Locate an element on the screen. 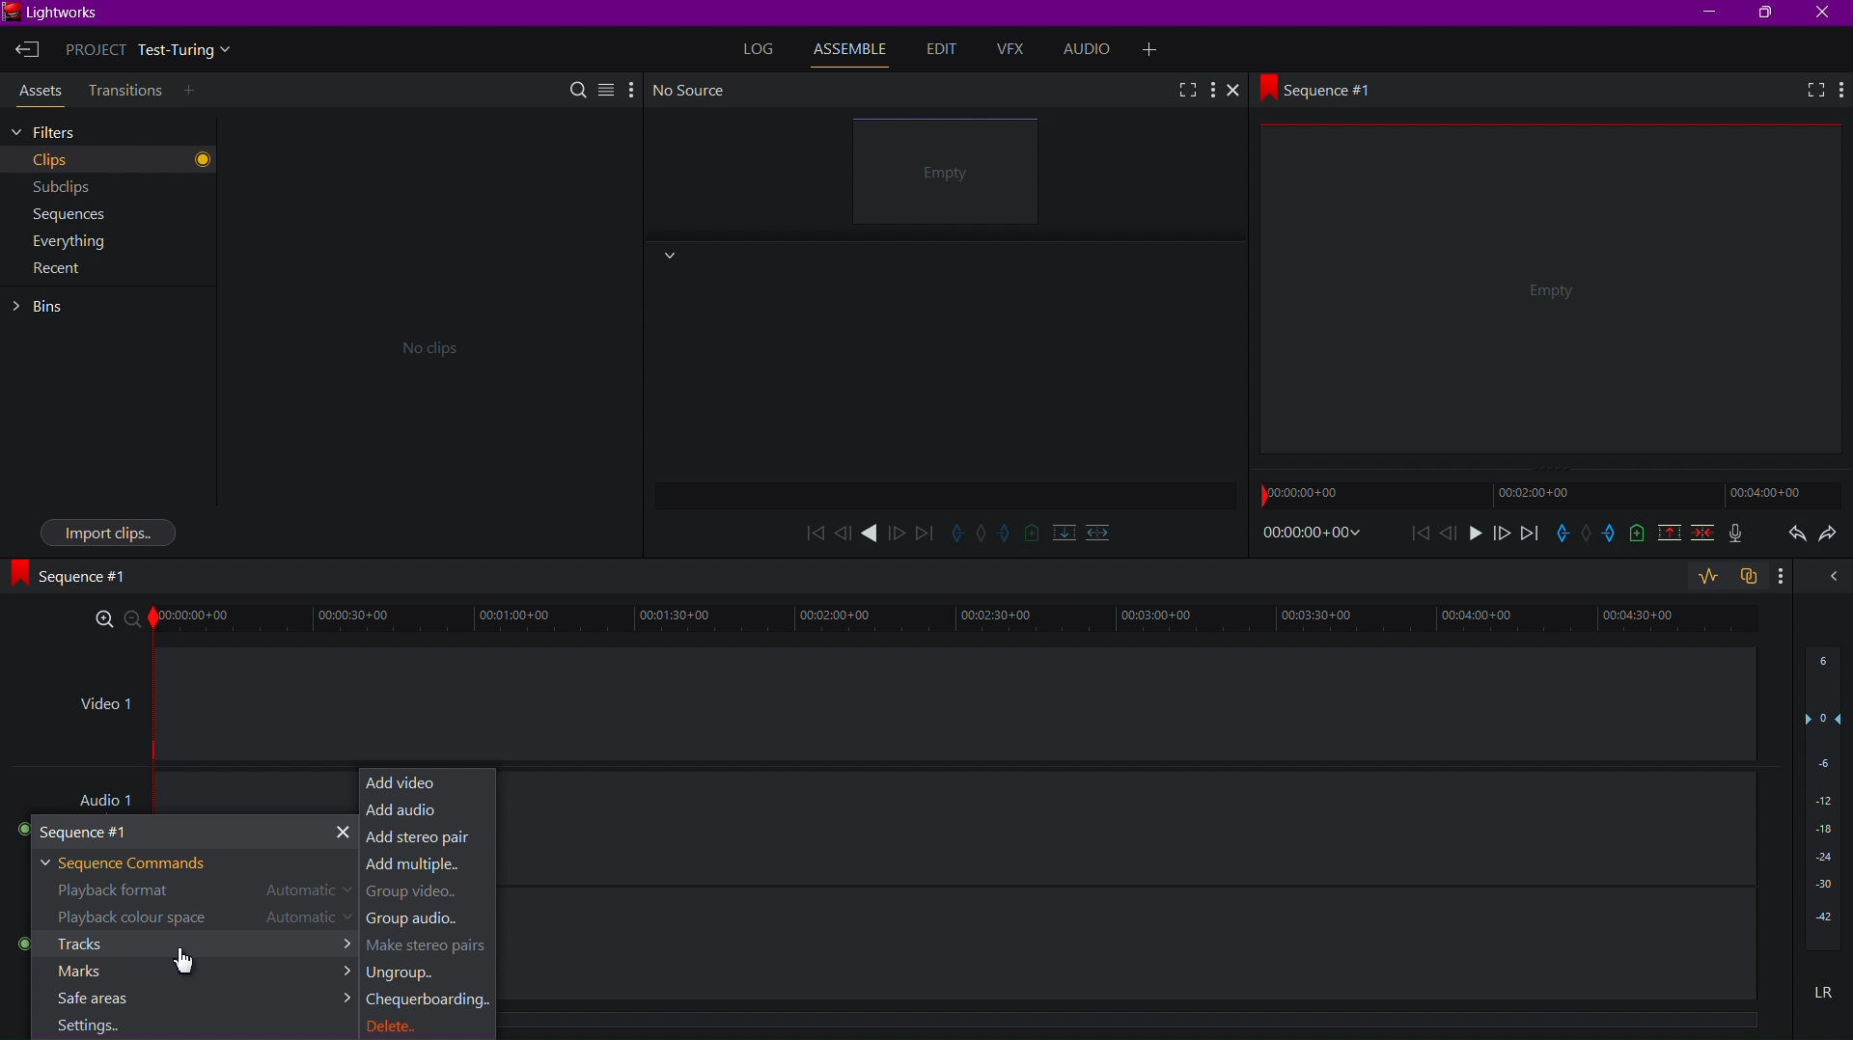 Image resolution: width=1853 pixels, height=1040 pixels. Audio is located at coordinates (1093, 50).